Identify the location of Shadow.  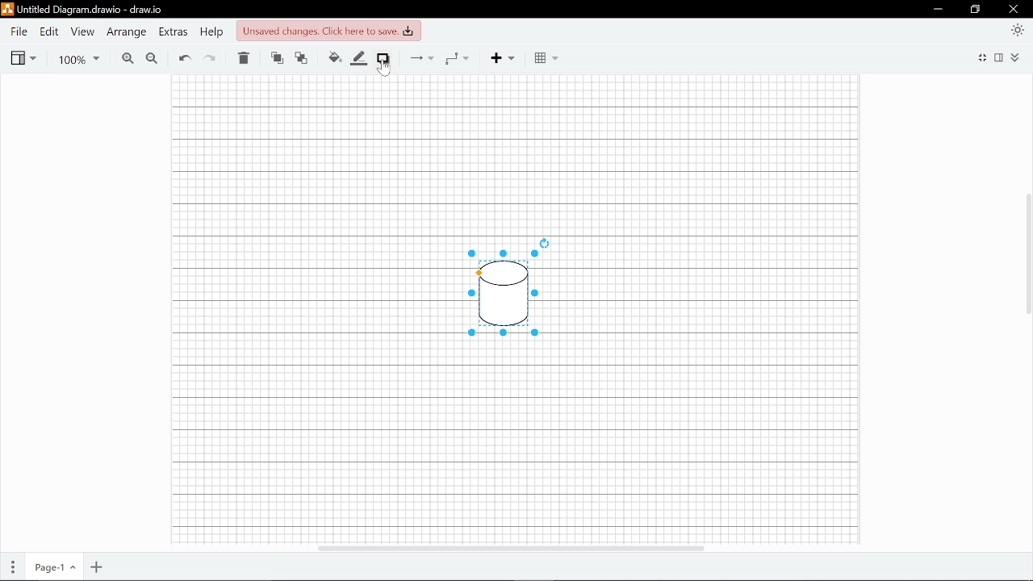
(383, 58).